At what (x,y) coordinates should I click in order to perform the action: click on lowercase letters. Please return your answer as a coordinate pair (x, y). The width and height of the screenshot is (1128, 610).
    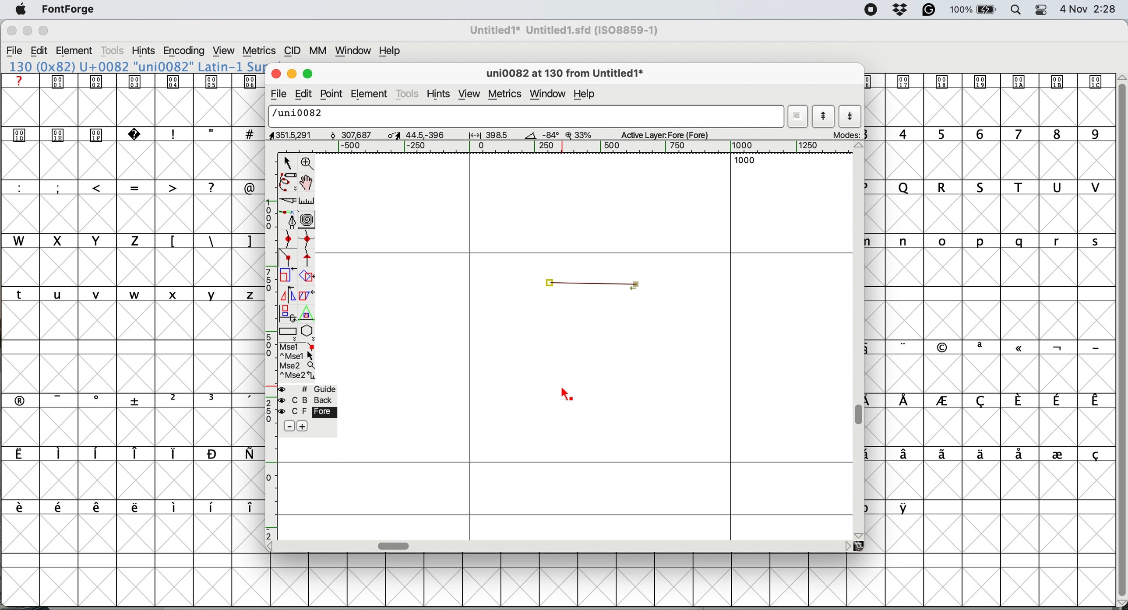
    Looking at the image, I should click on (997, 241).